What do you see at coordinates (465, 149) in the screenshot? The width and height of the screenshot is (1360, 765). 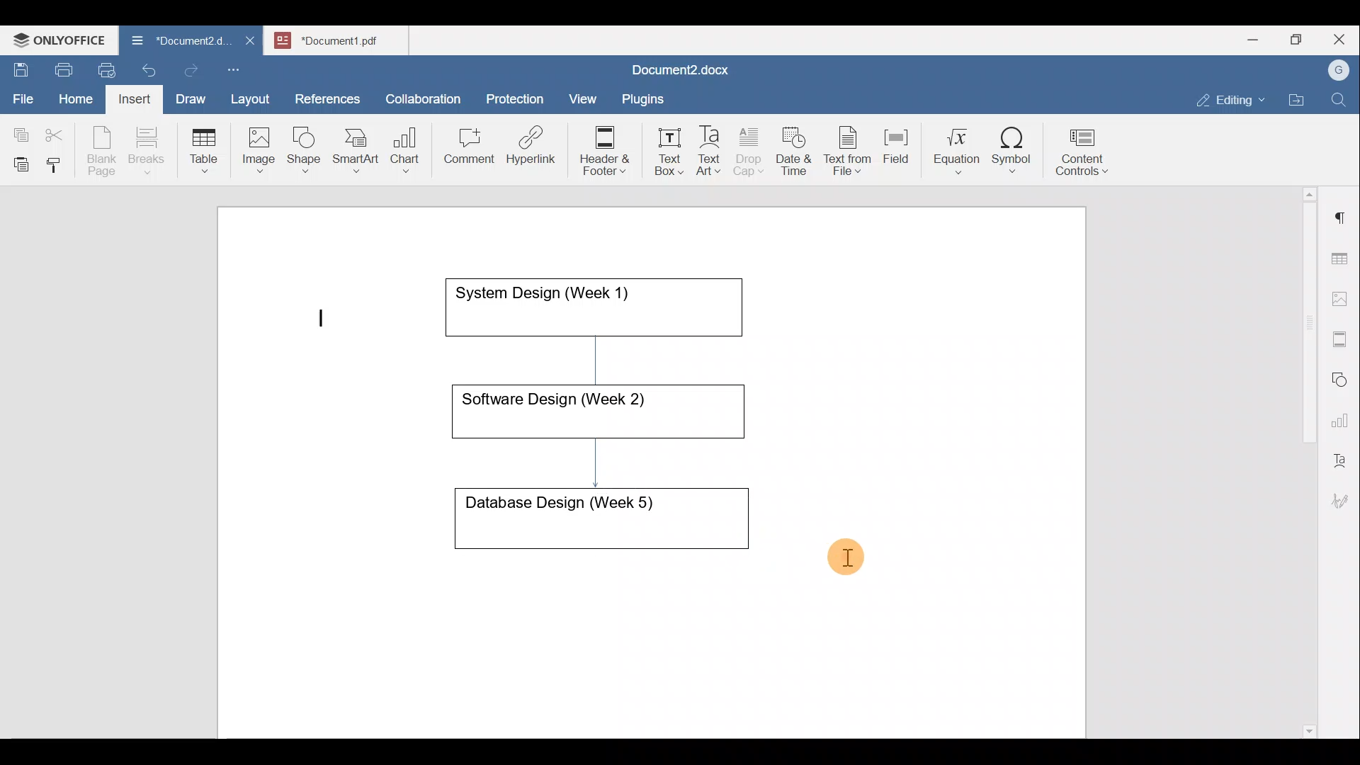 I see `Comment` at bounding box center [465, 149].